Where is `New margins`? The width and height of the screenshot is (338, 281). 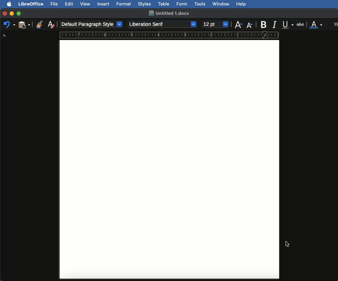 New margins is located at coordinates (169, 160).